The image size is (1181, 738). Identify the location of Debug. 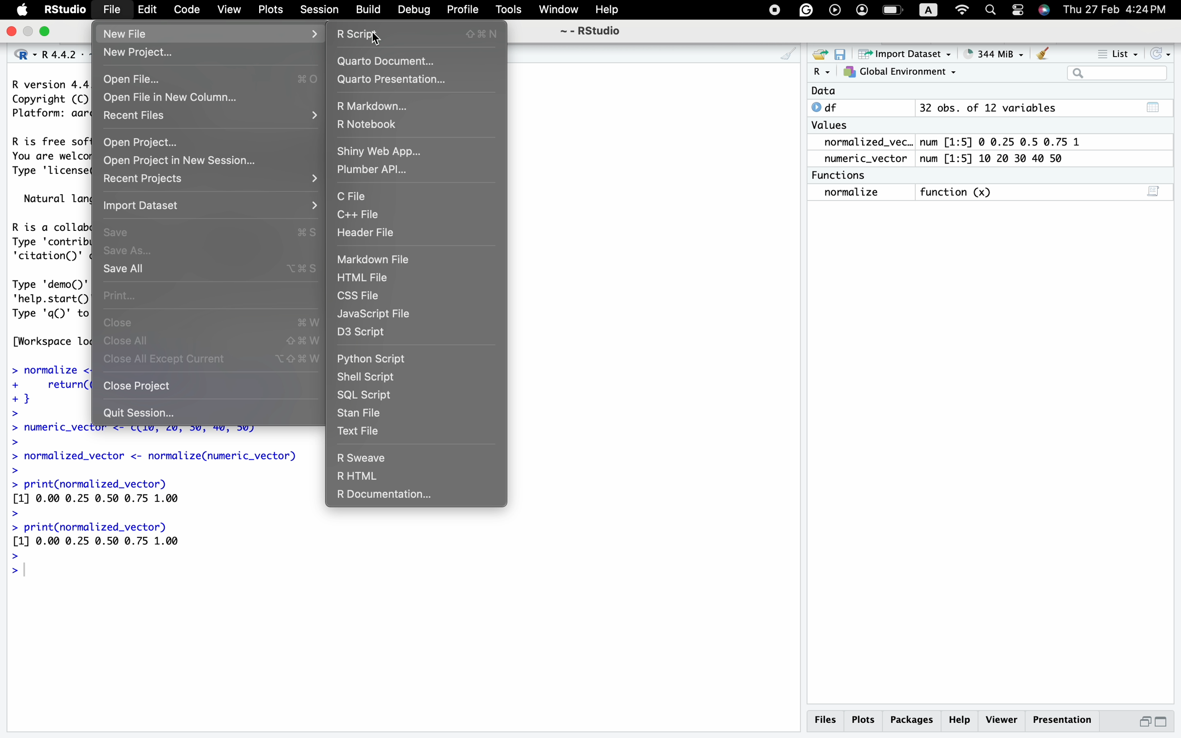
(415, 11).